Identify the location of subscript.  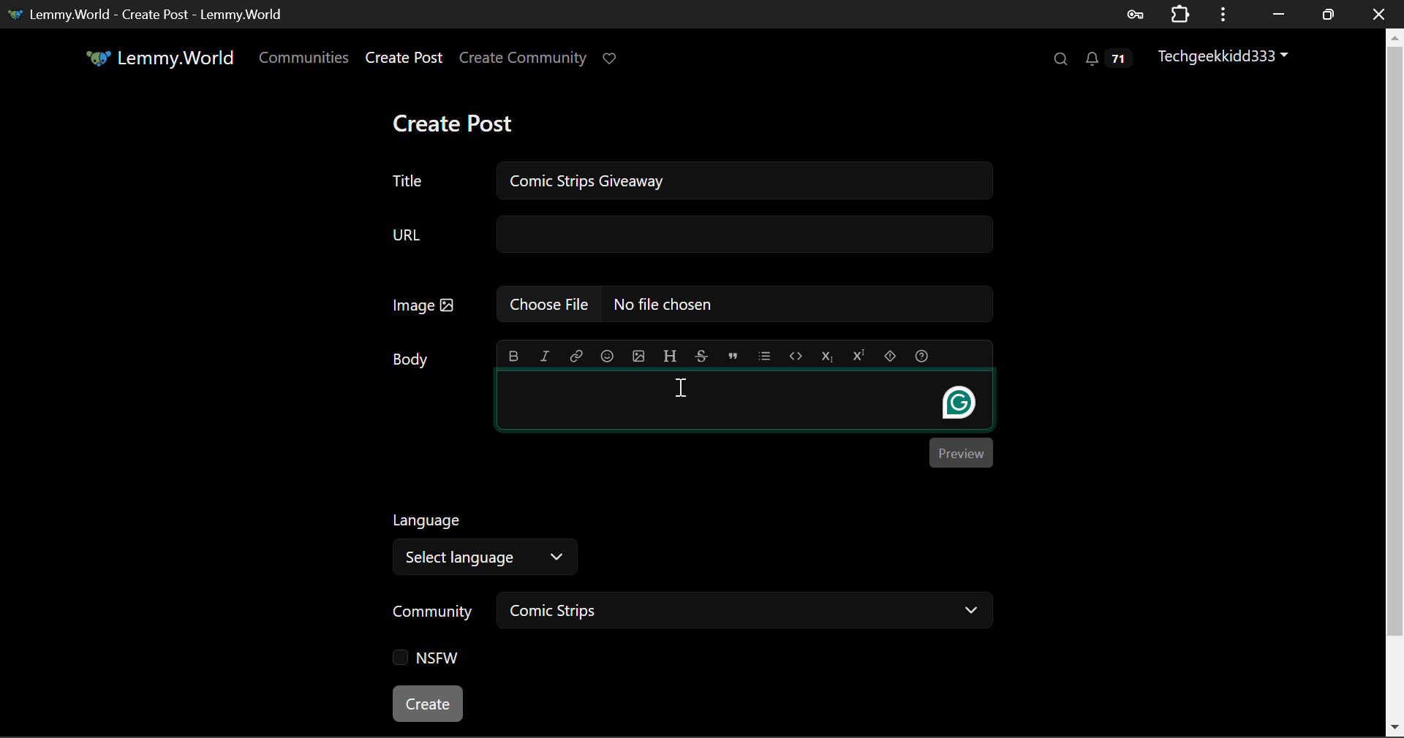
(828, 355).